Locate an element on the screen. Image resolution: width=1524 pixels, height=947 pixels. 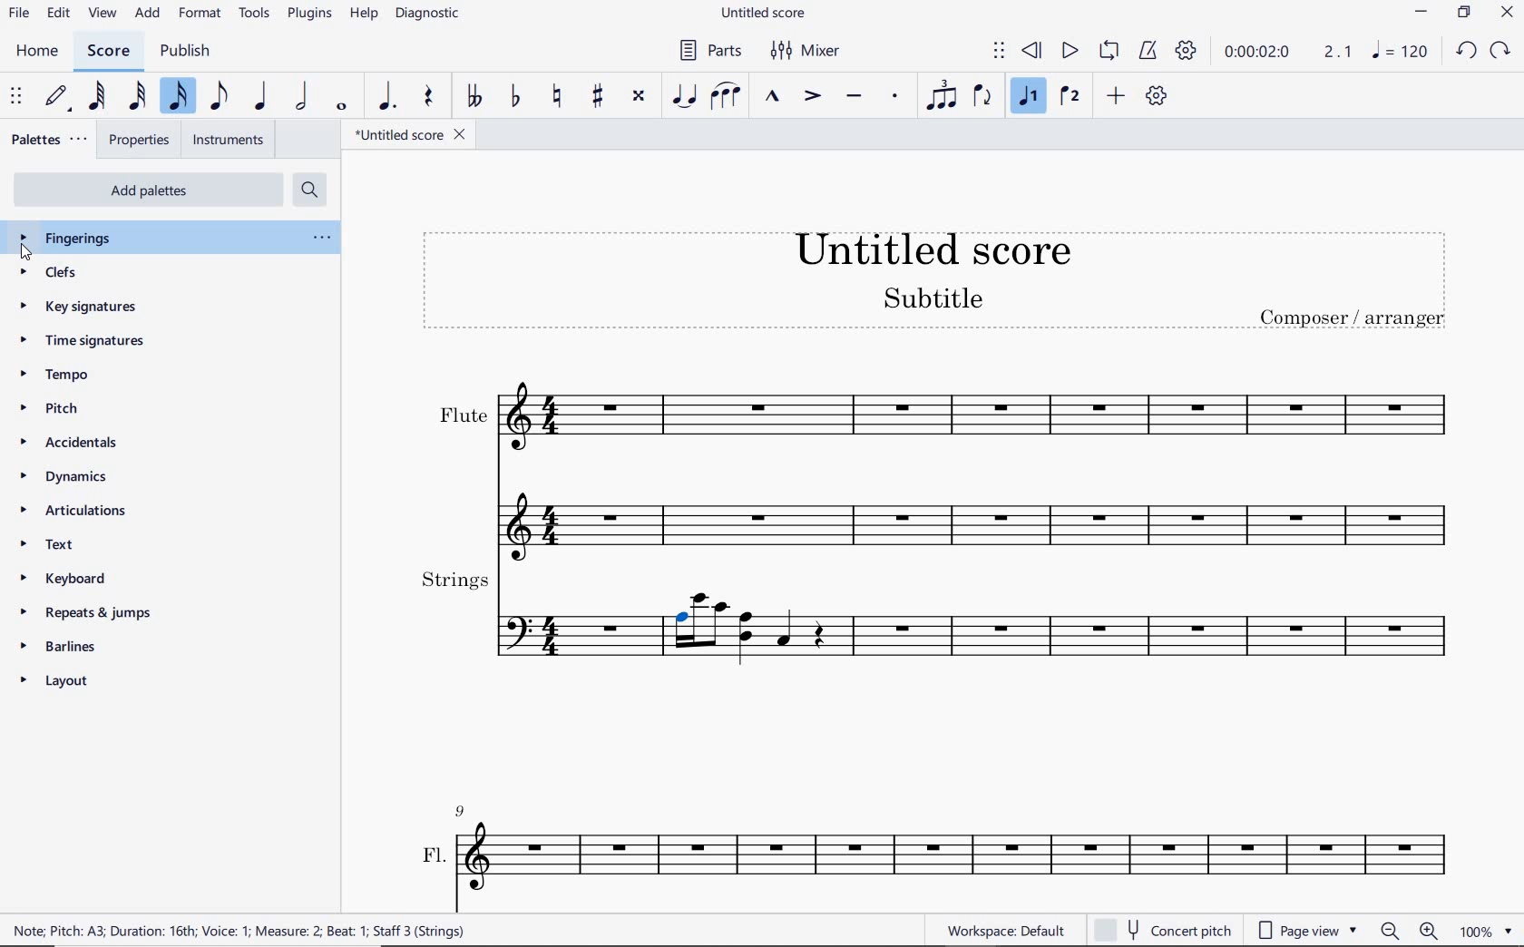
score is located at coordinates (106, 52).